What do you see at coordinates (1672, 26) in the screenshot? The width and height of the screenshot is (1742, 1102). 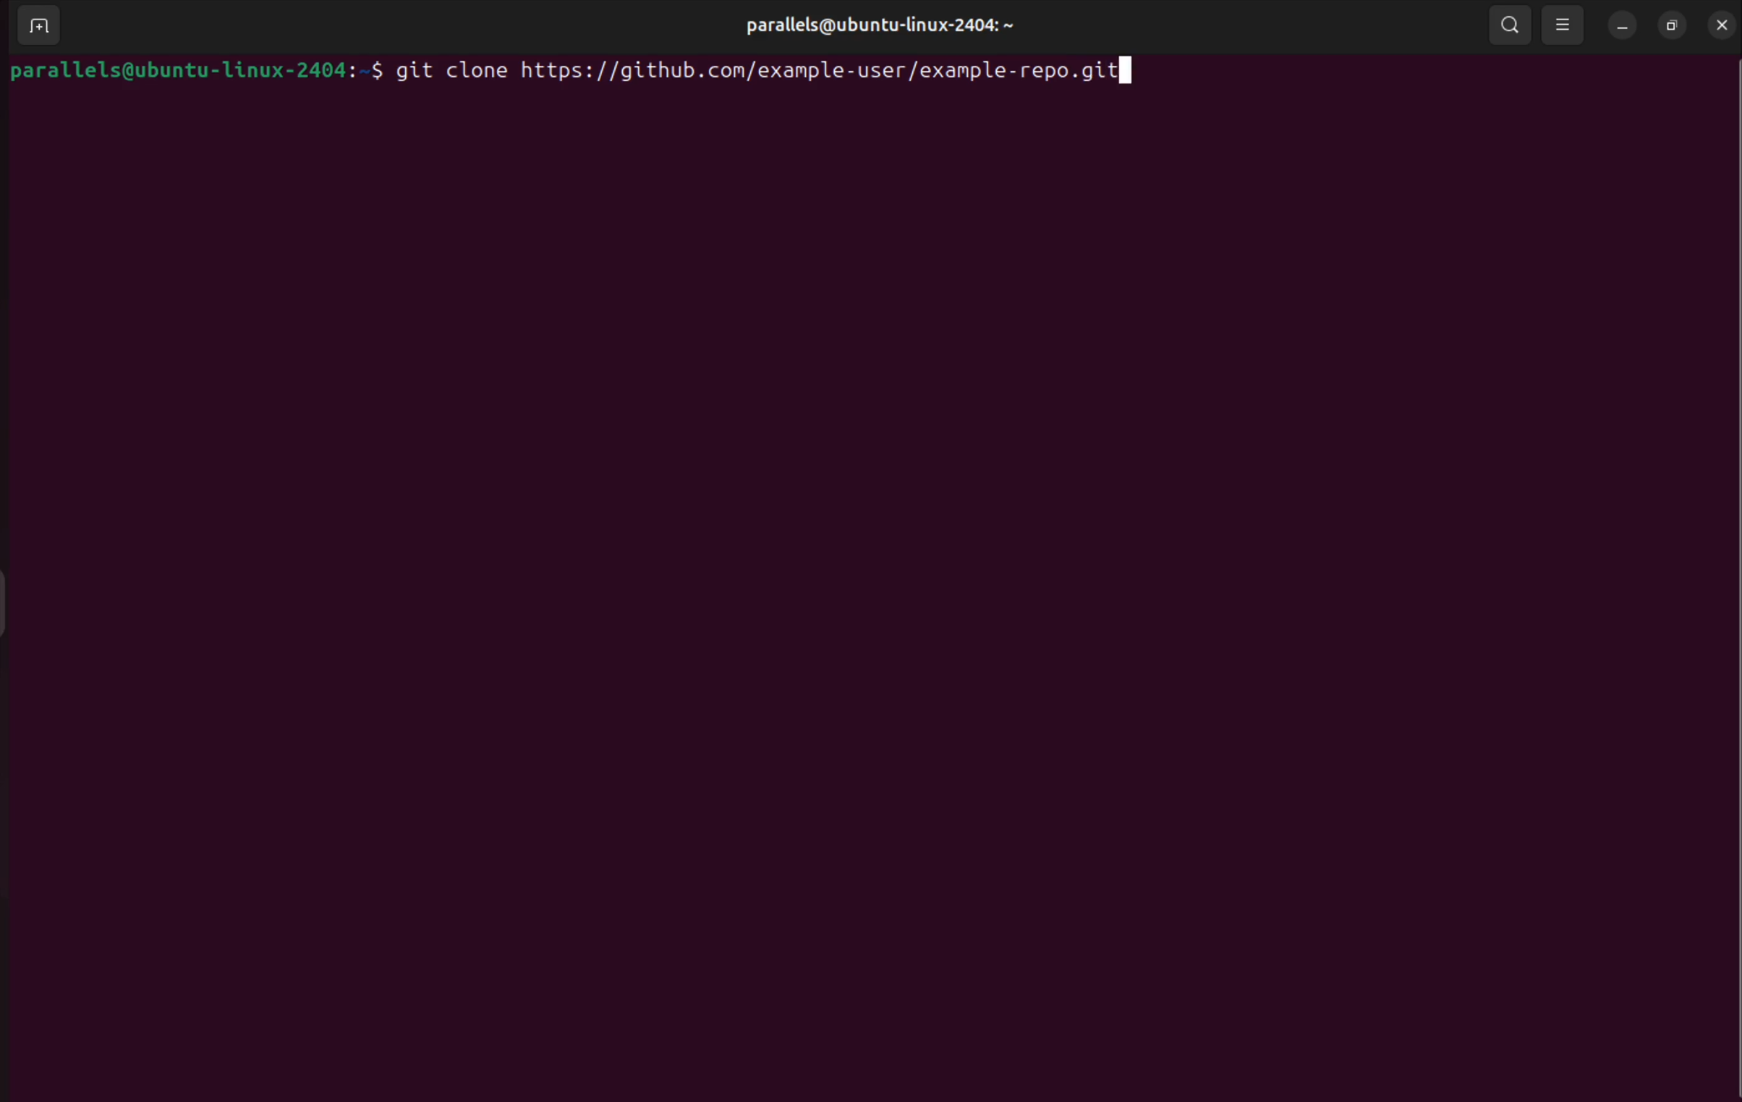 I see `resize` at bounding box center [1672, 26].